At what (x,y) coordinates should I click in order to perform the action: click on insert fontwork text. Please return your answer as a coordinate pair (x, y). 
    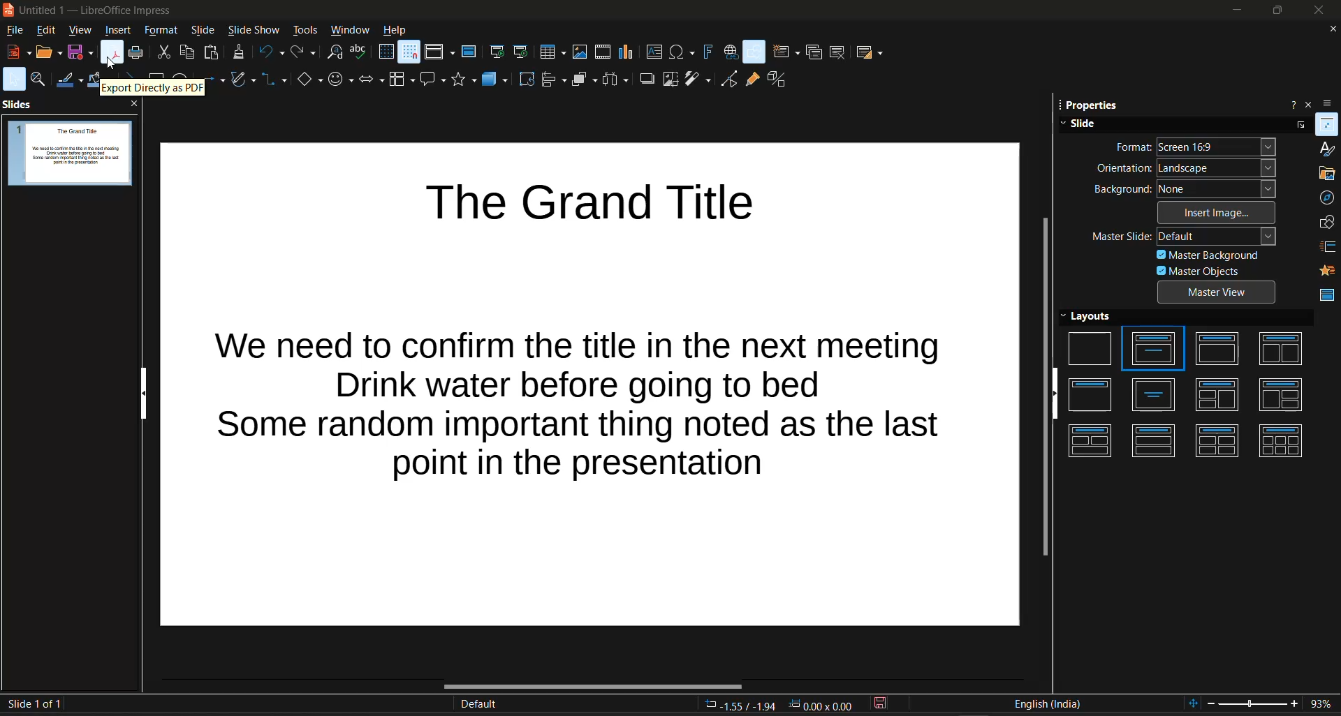
    Looking at the image, I should click on (707, 51).